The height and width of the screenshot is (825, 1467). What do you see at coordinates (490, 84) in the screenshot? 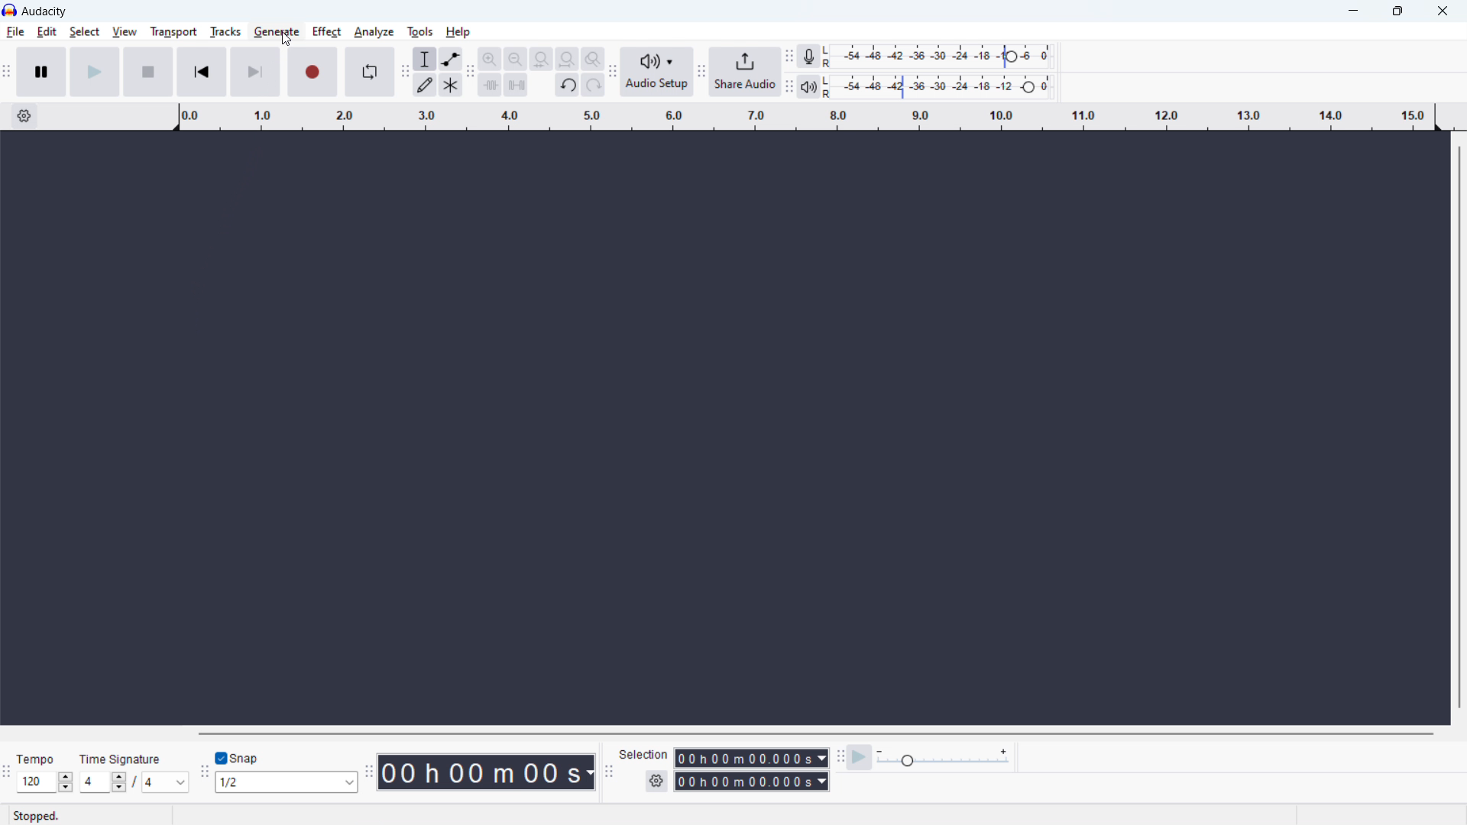
I see `trim audio outside selection` at bounding box center [490, 84].